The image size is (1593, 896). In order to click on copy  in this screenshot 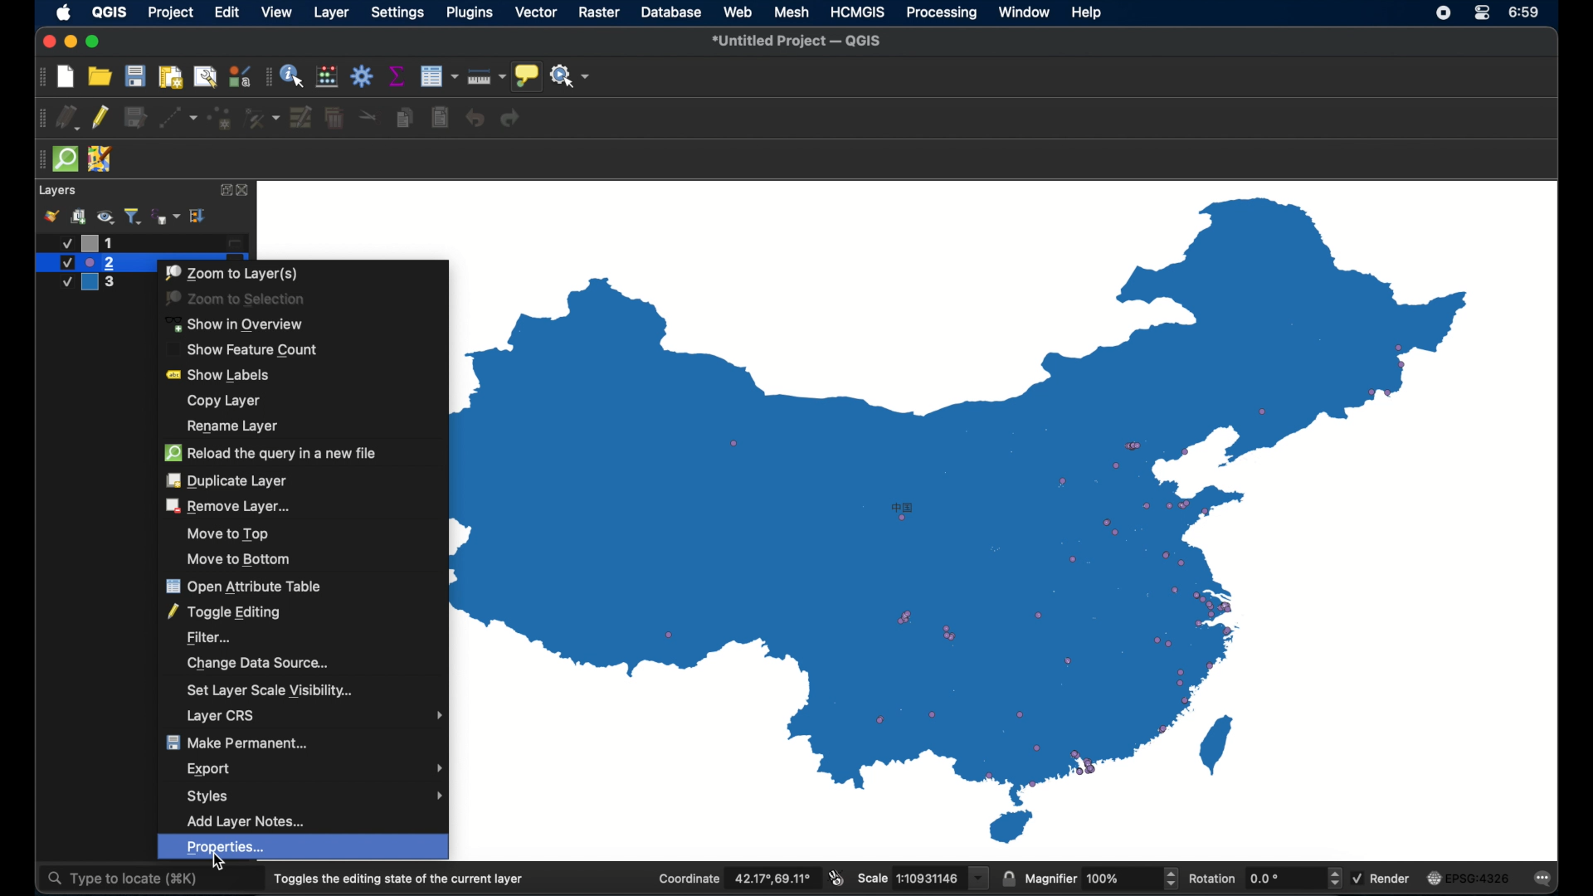, I will do `click(406, 118)`.